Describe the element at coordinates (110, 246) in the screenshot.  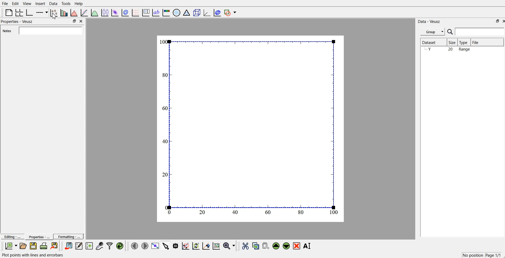
I see `Filter data` at that location.